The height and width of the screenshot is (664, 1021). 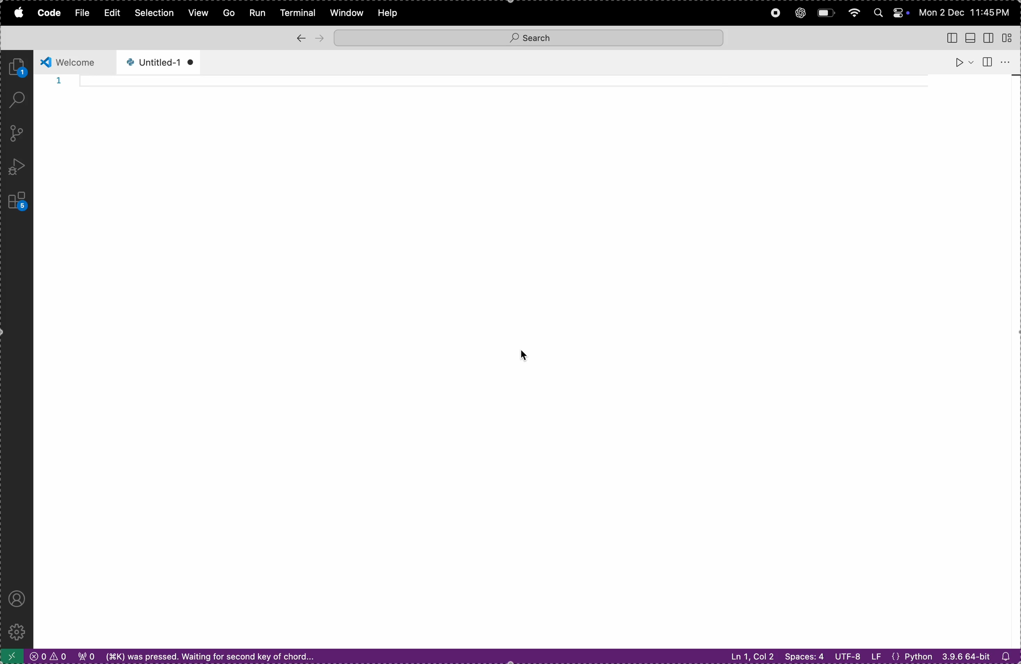 What do you see at coordinates (888, 12) in the screenshot?
I see `apple widgets` at bounding box center [888, 12].